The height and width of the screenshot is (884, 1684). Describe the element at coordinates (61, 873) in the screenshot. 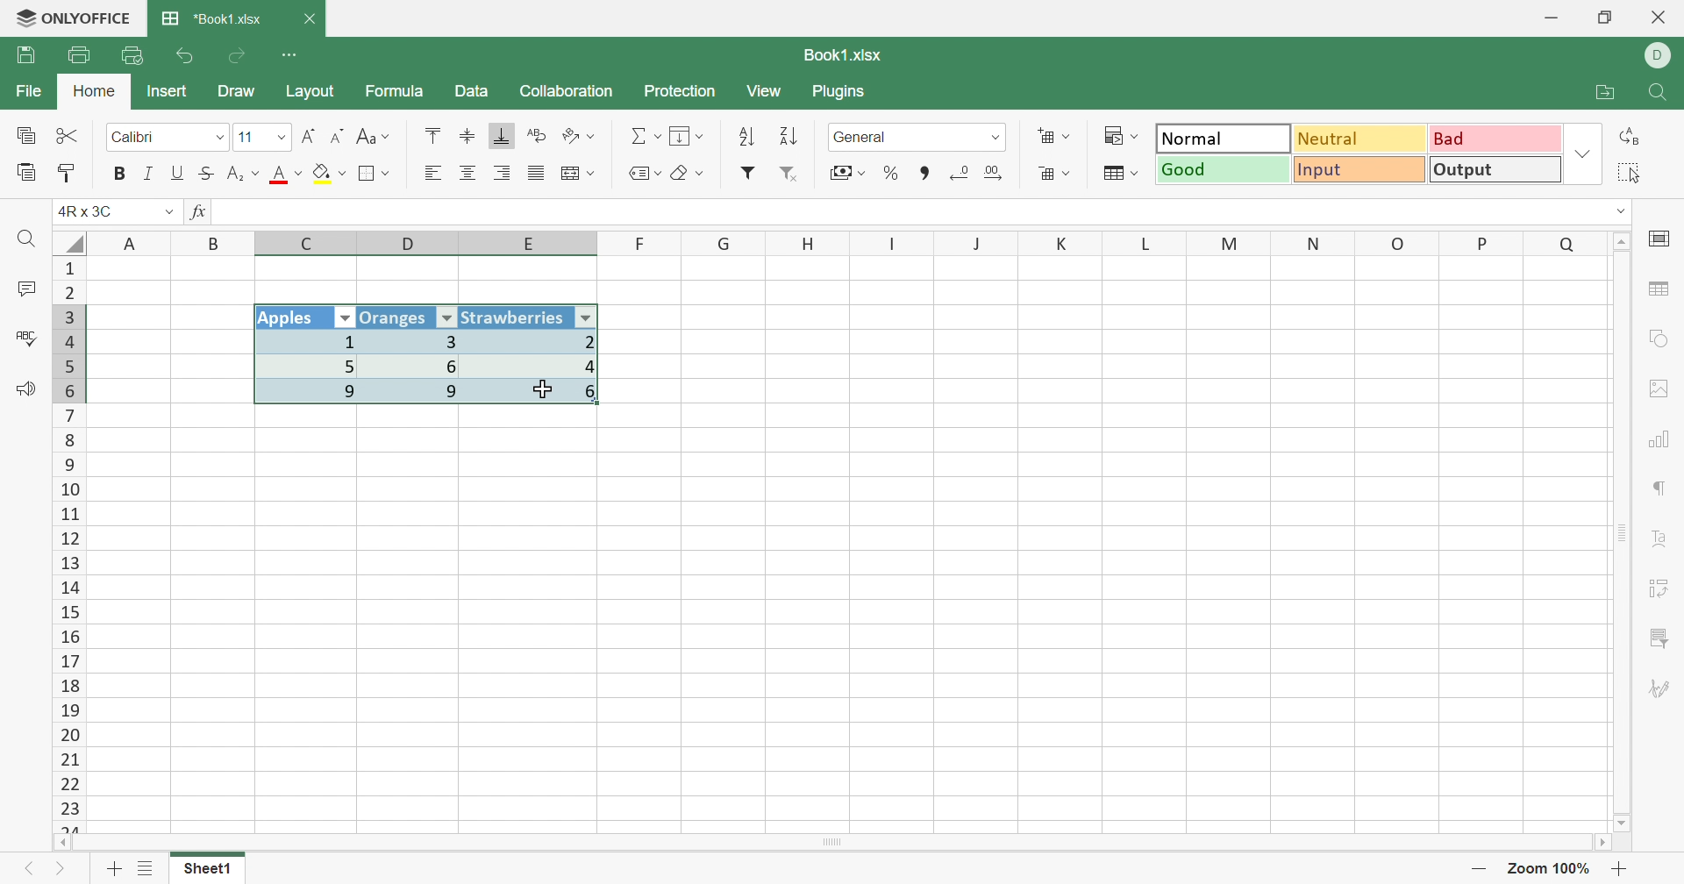

I see `Next` at that location.